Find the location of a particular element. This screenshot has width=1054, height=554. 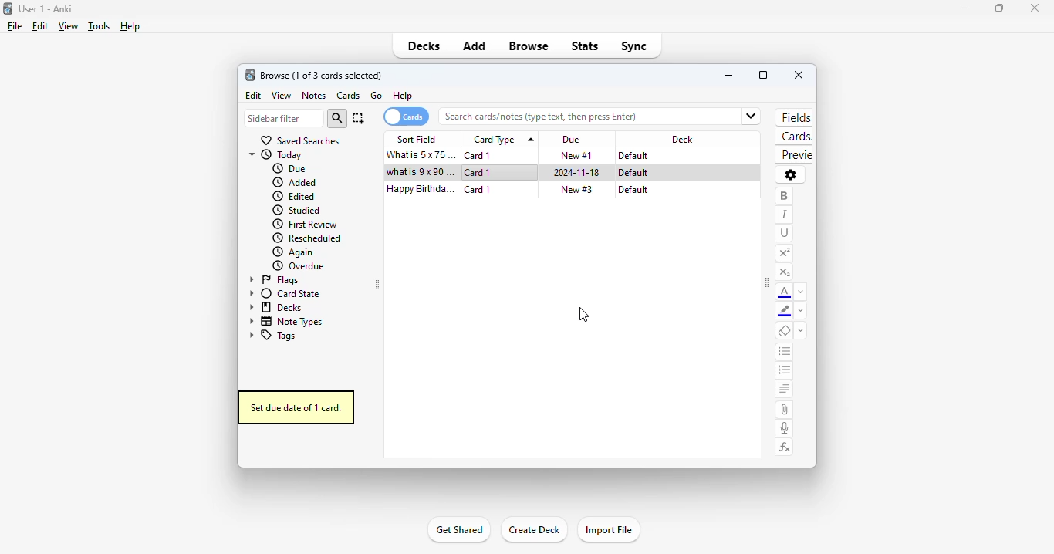

search bar is located at coordinates (582, 117).